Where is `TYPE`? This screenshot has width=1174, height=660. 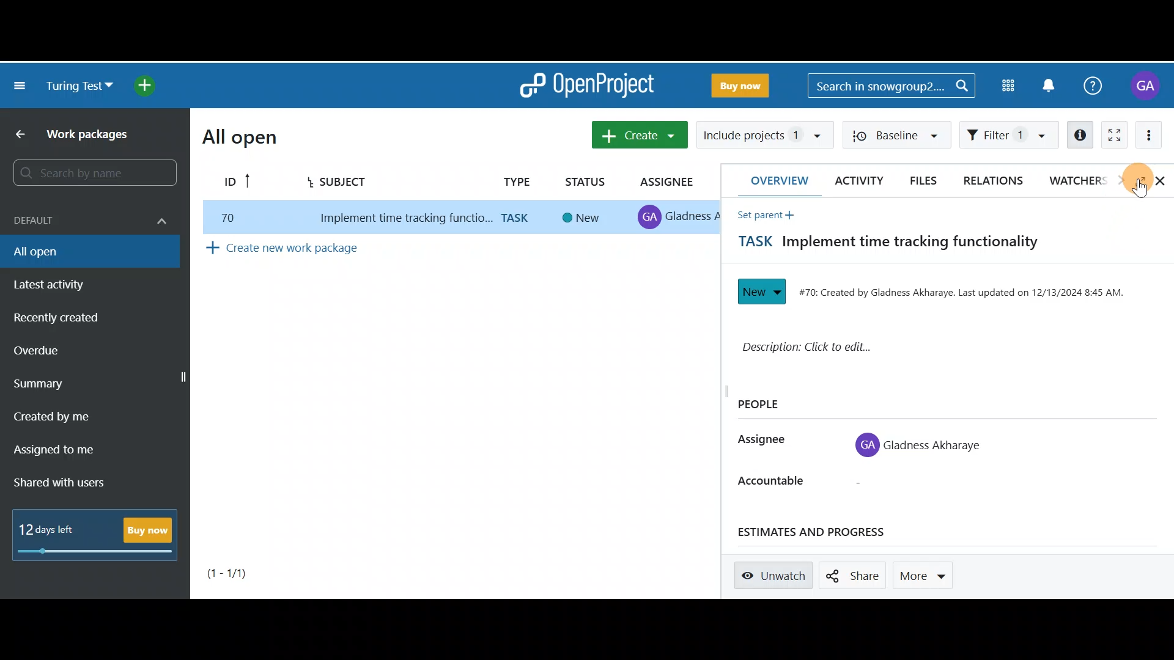 TYPE is located at coordinates (521, 183).